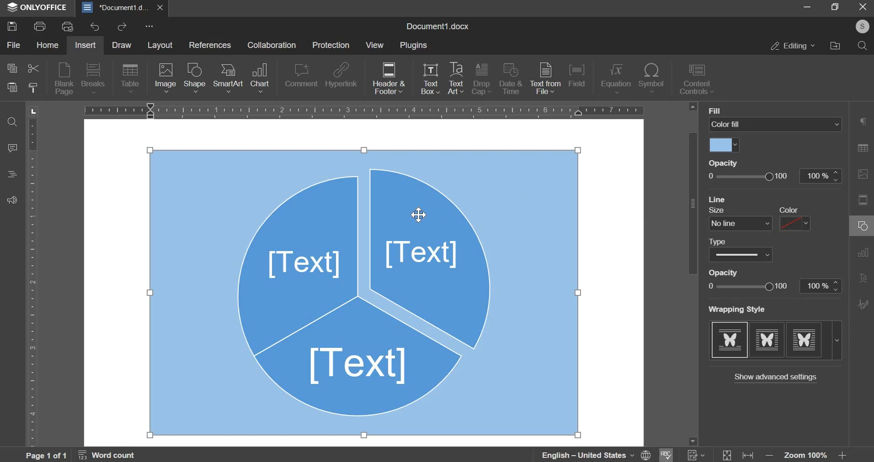 This screenshot has width=874, height=462. Describe the element at coordinates (377, 46) in the screenshot. I see `view` at that location.